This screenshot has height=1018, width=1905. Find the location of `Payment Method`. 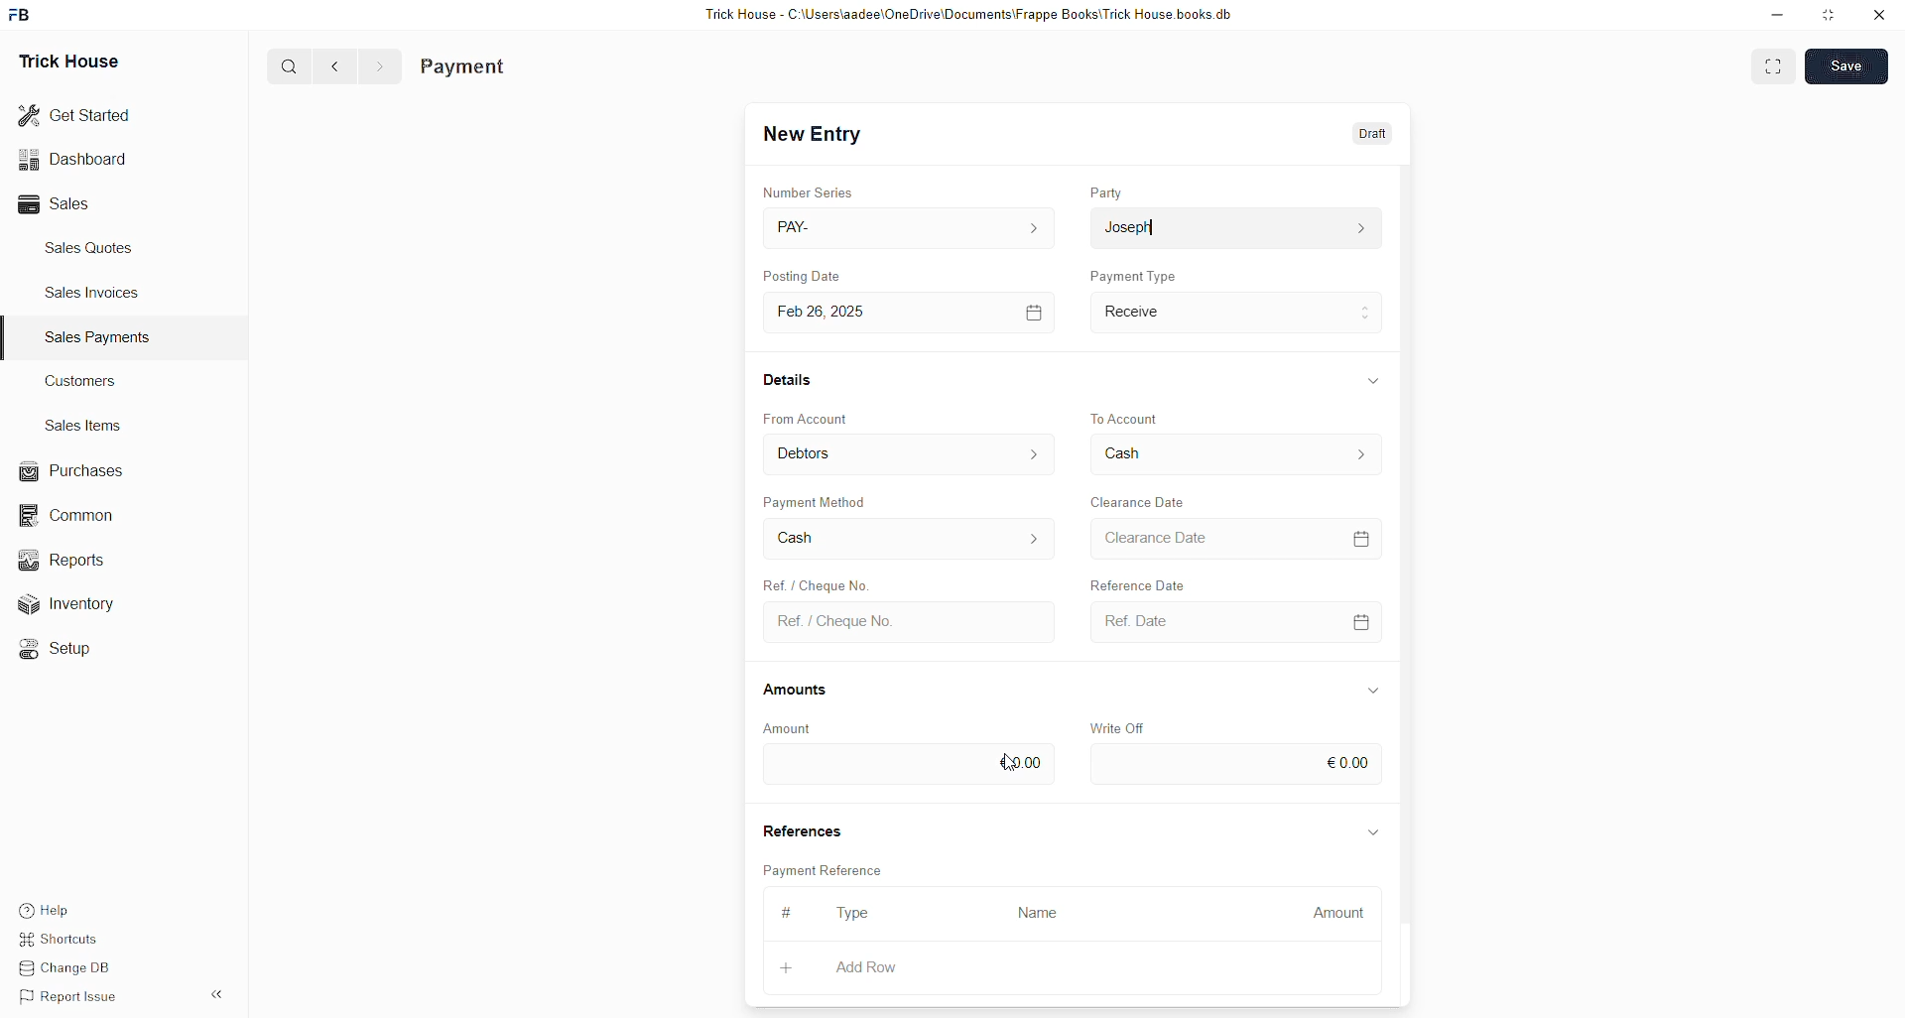

Payment Method is located at coordinates (818, 501).